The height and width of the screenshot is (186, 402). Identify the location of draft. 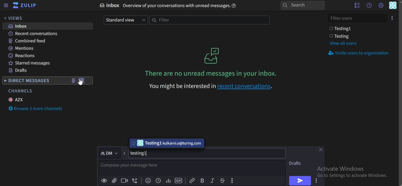
(297, 163).